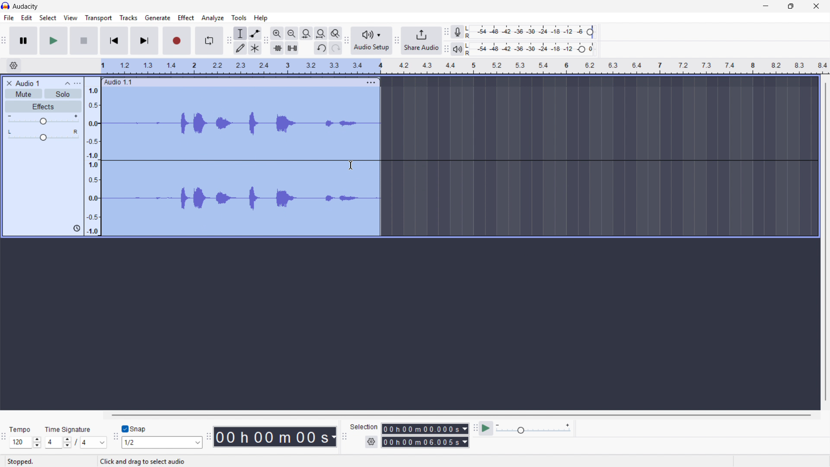 The image size is (830, 467). What do you see at coordinates (63, 93) in the screenshot?
I see `Solo` at bounding box center [63, 93].